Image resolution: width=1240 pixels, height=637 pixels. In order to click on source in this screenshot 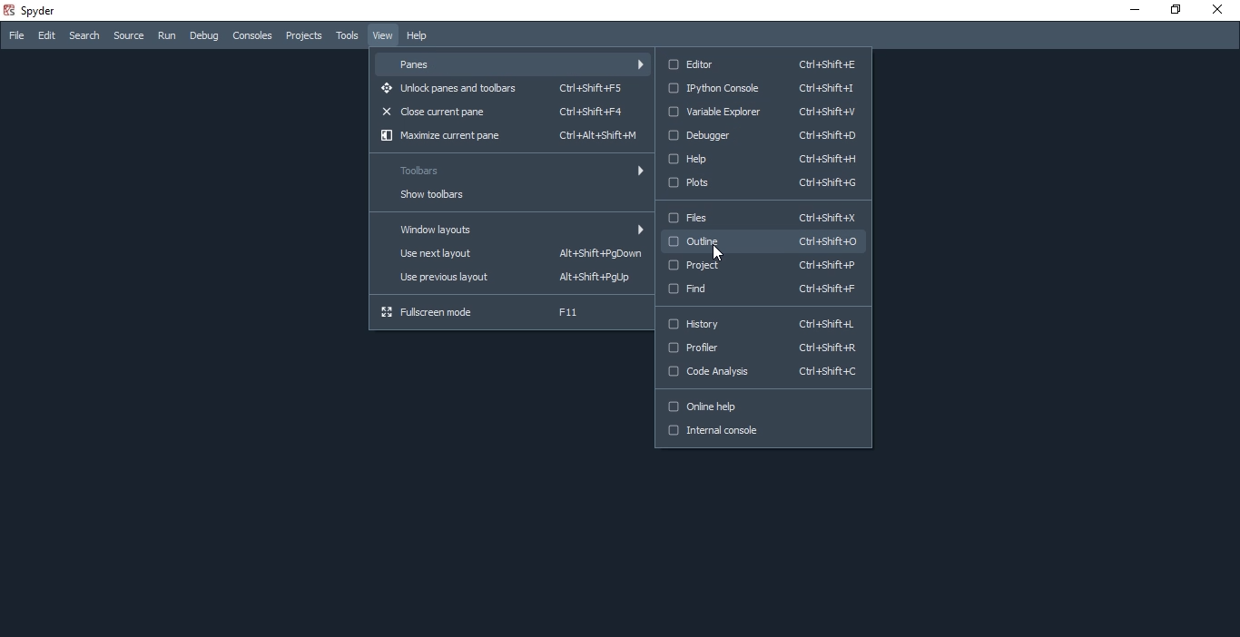, I will do `click(130, 37)`.